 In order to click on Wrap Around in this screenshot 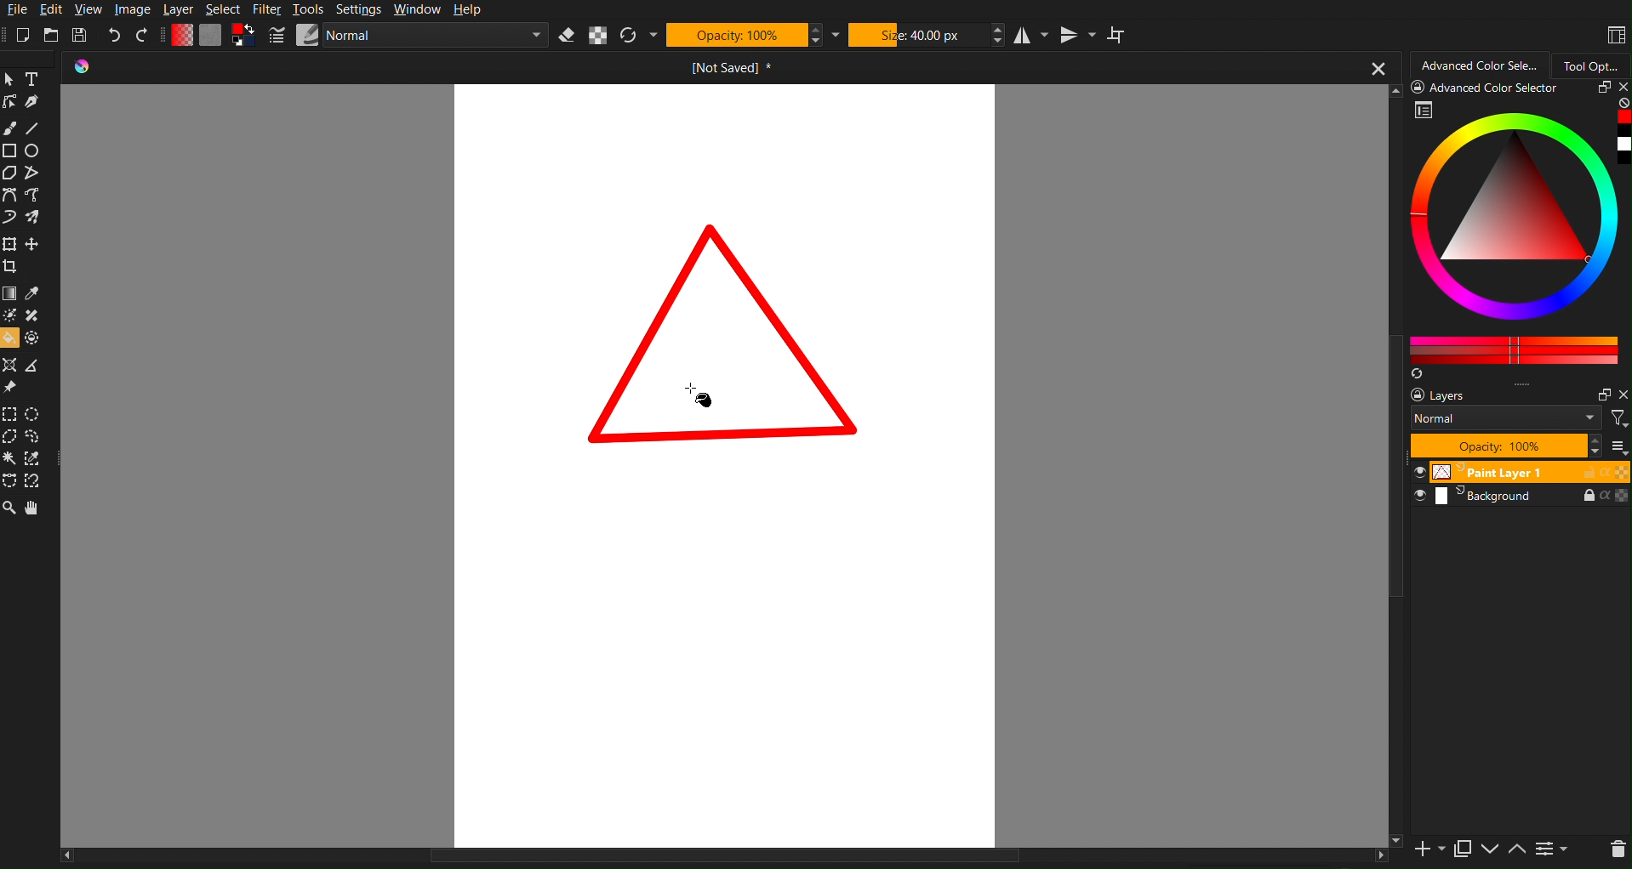, I will do `click(1118, 36)`.